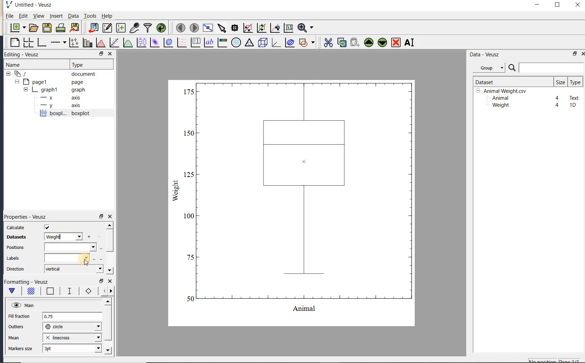 This screenshot has height=363, width=585. What do you see at coordinates (341, 42) in the screenshot?
I see `copy the selected widget` at bounding box center [341, 42].